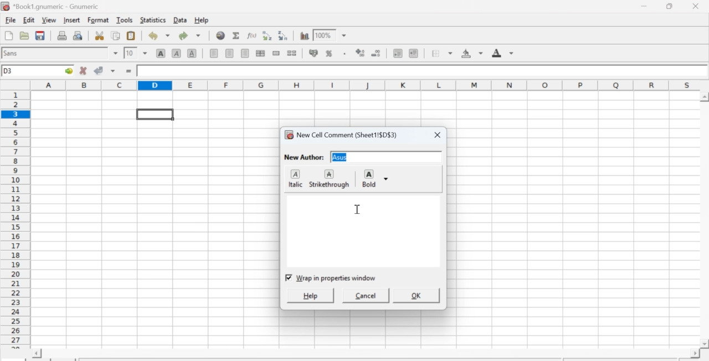 The height and width of the screenshot is (361, 709). I want to click on scroll down, so click(705, 344).